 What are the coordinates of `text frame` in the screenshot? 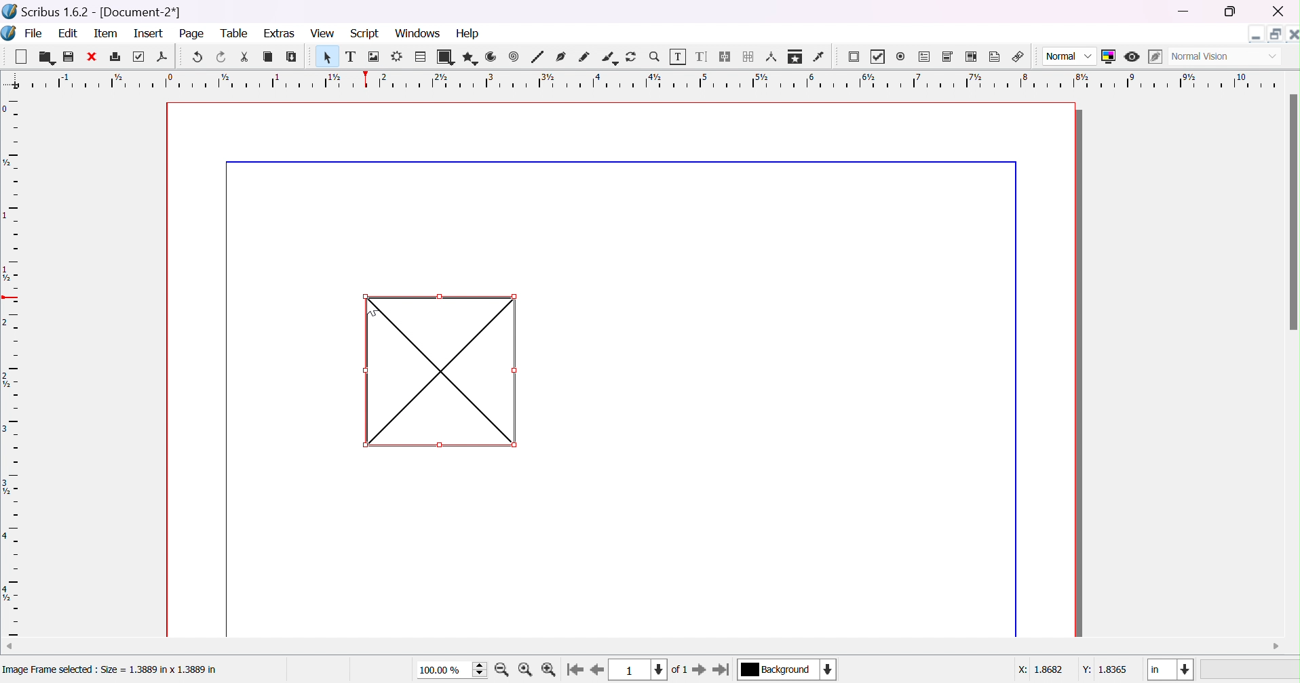 It's located at (350, 57).